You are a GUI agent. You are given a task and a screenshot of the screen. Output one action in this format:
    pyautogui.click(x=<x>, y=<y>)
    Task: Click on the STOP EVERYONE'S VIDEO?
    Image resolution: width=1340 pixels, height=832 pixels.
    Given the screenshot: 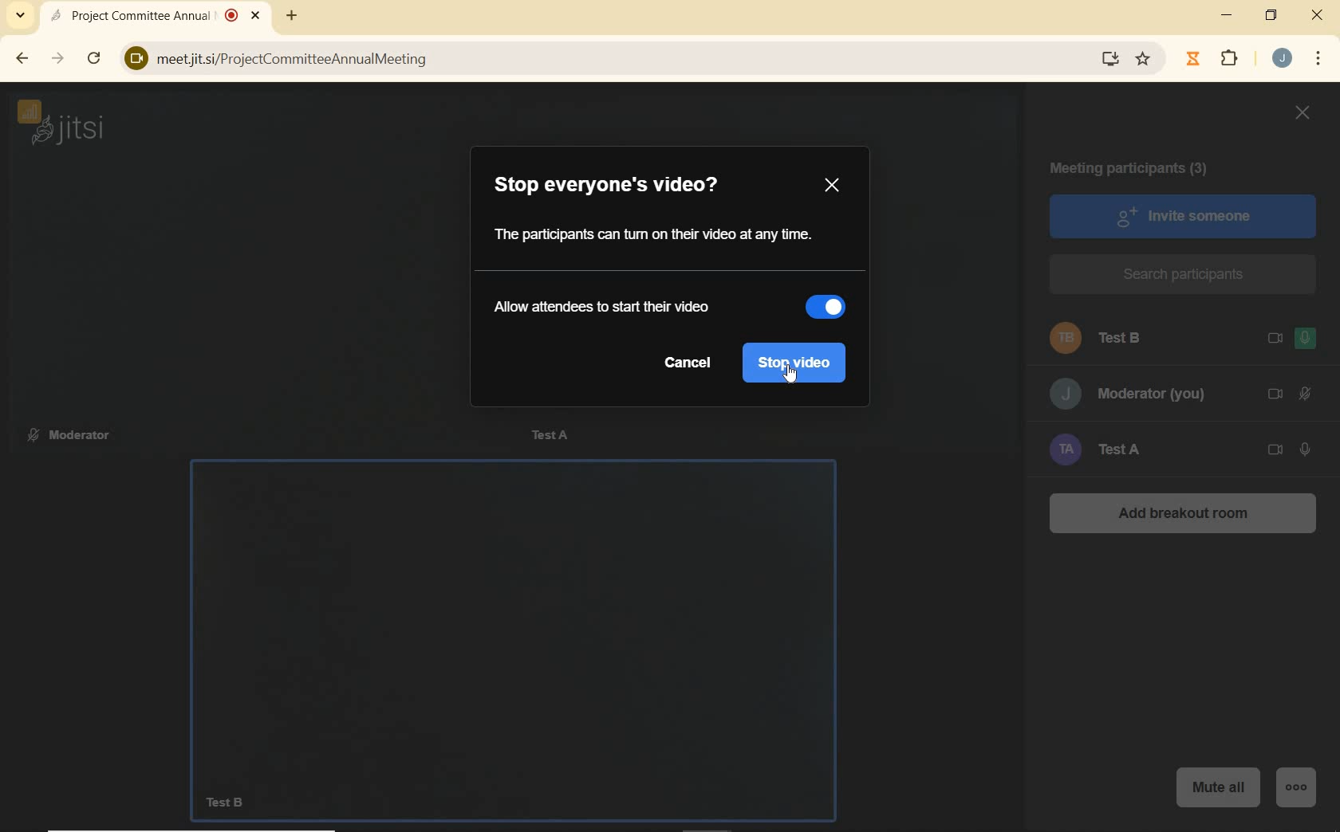 What is the action you would take?
    pyautogui.click(x=615, y=186)
    